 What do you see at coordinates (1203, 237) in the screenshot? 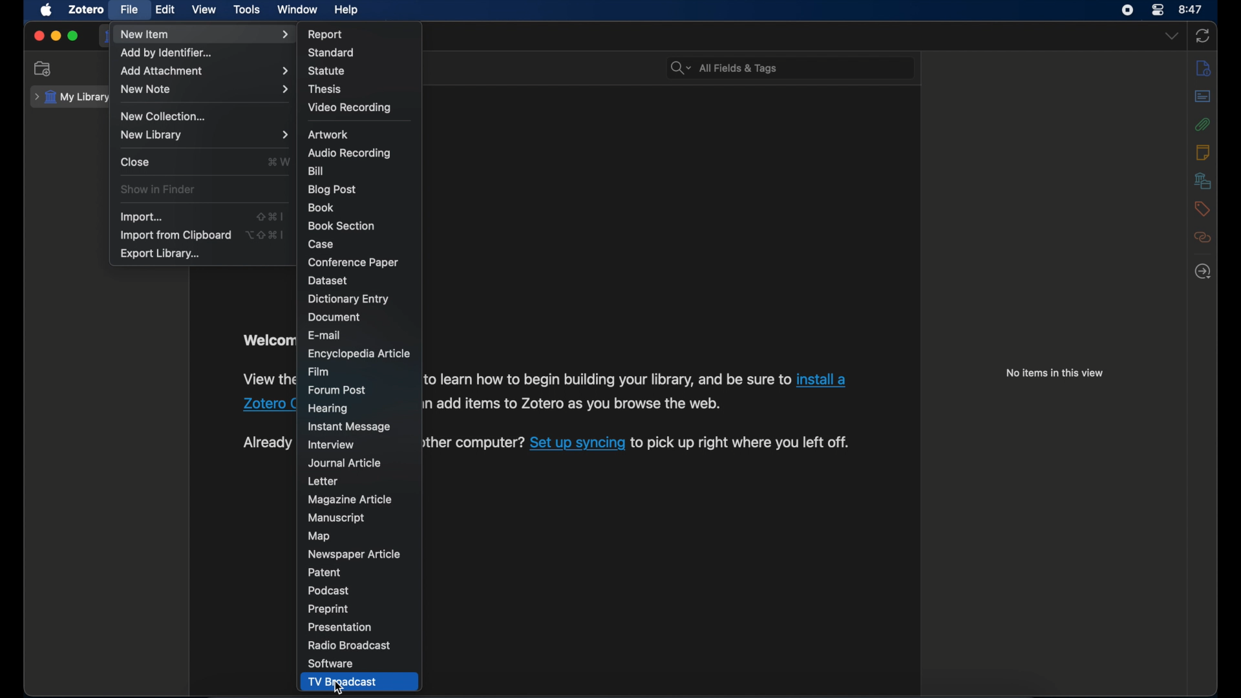
I see `related` at bounding box center [1203, 237].